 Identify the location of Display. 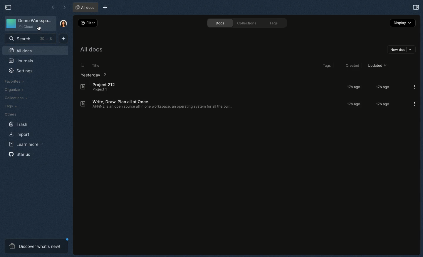
(402, 23).